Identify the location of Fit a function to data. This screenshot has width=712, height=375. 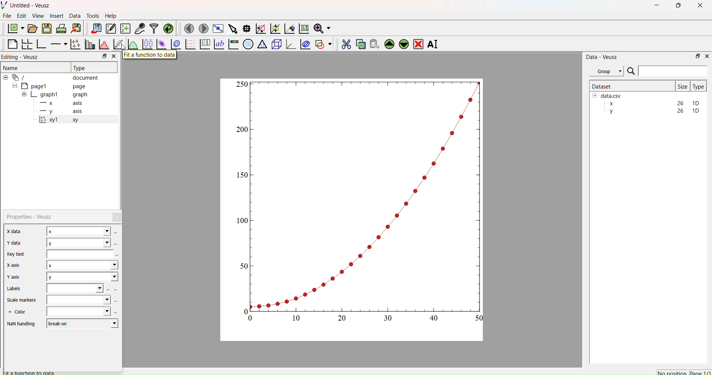
(46, 372).